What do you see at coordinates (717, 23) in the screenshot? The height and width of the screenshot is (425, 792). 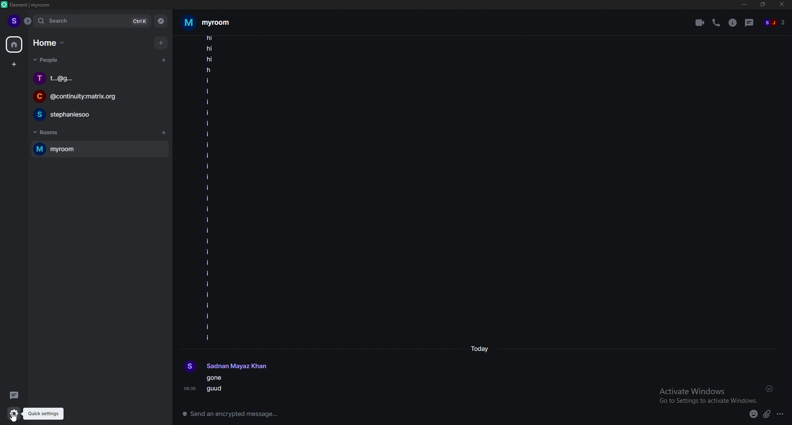 I see `voice call` at bounding box center [717, 23].